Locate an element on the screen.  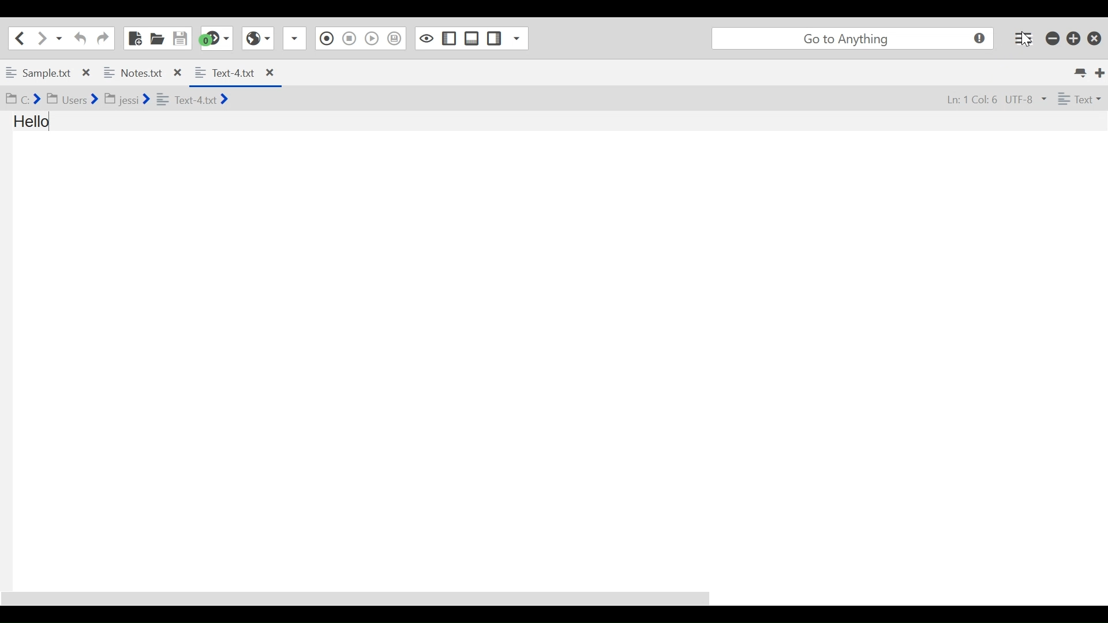
Close is located at coordinates (1095, 39).